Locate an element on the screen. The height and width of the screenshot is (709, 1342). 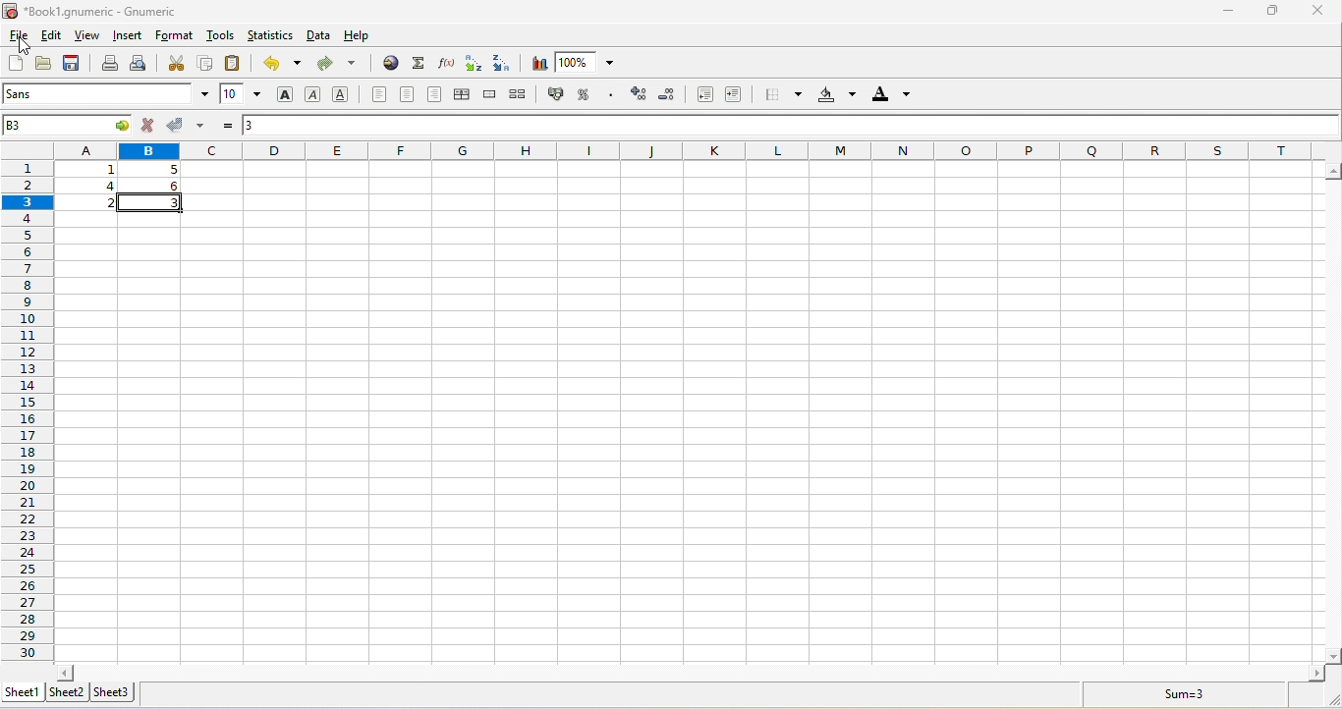
tools is located at coordinates (221, 37).